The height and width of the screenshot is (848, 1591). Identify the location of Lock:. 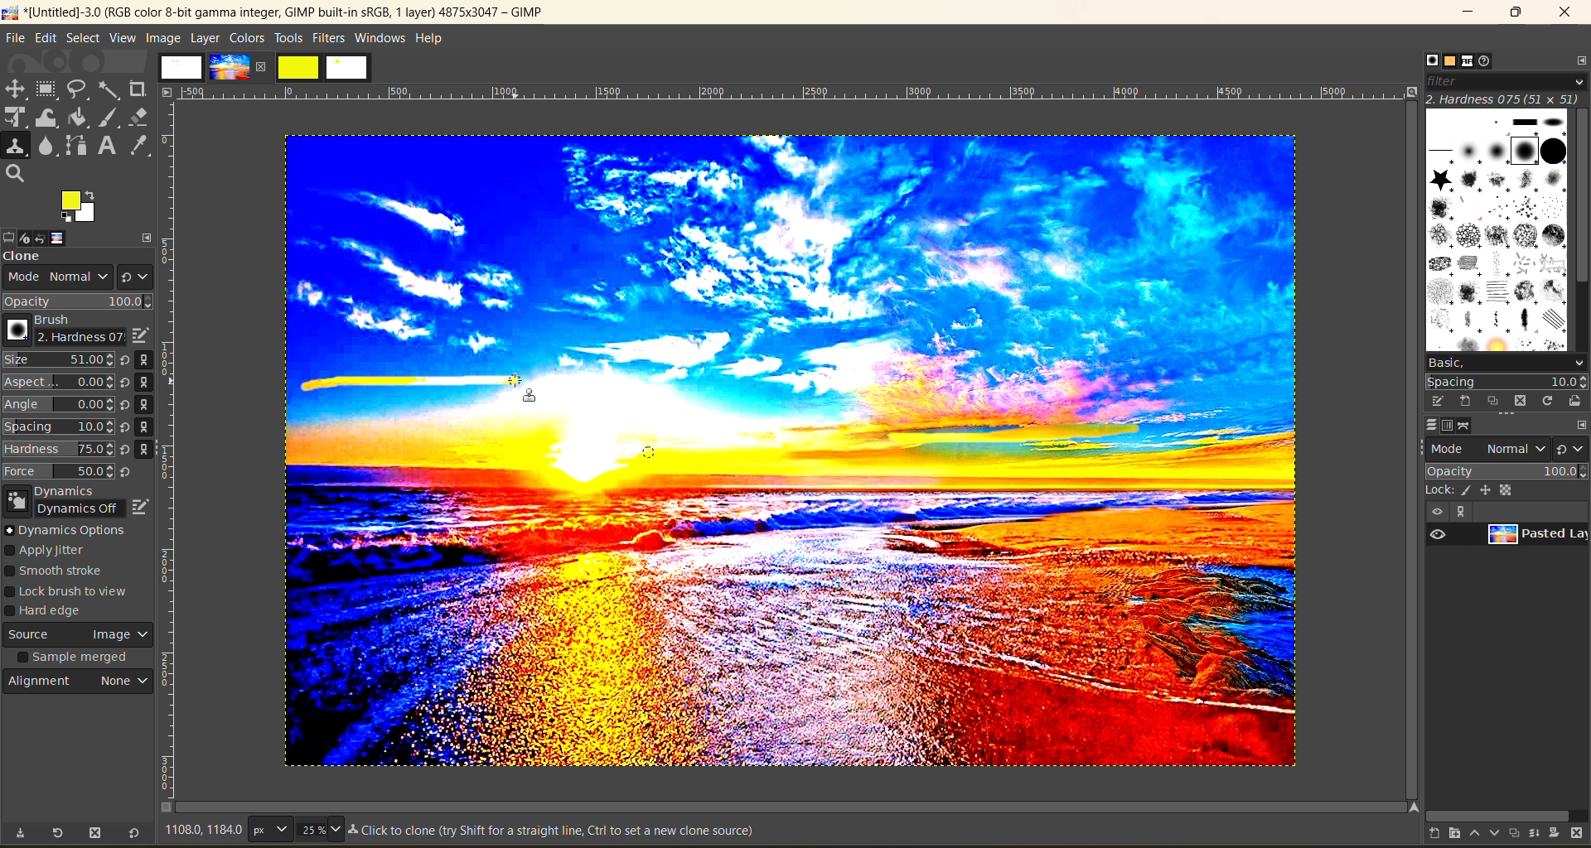
(1440, 490).